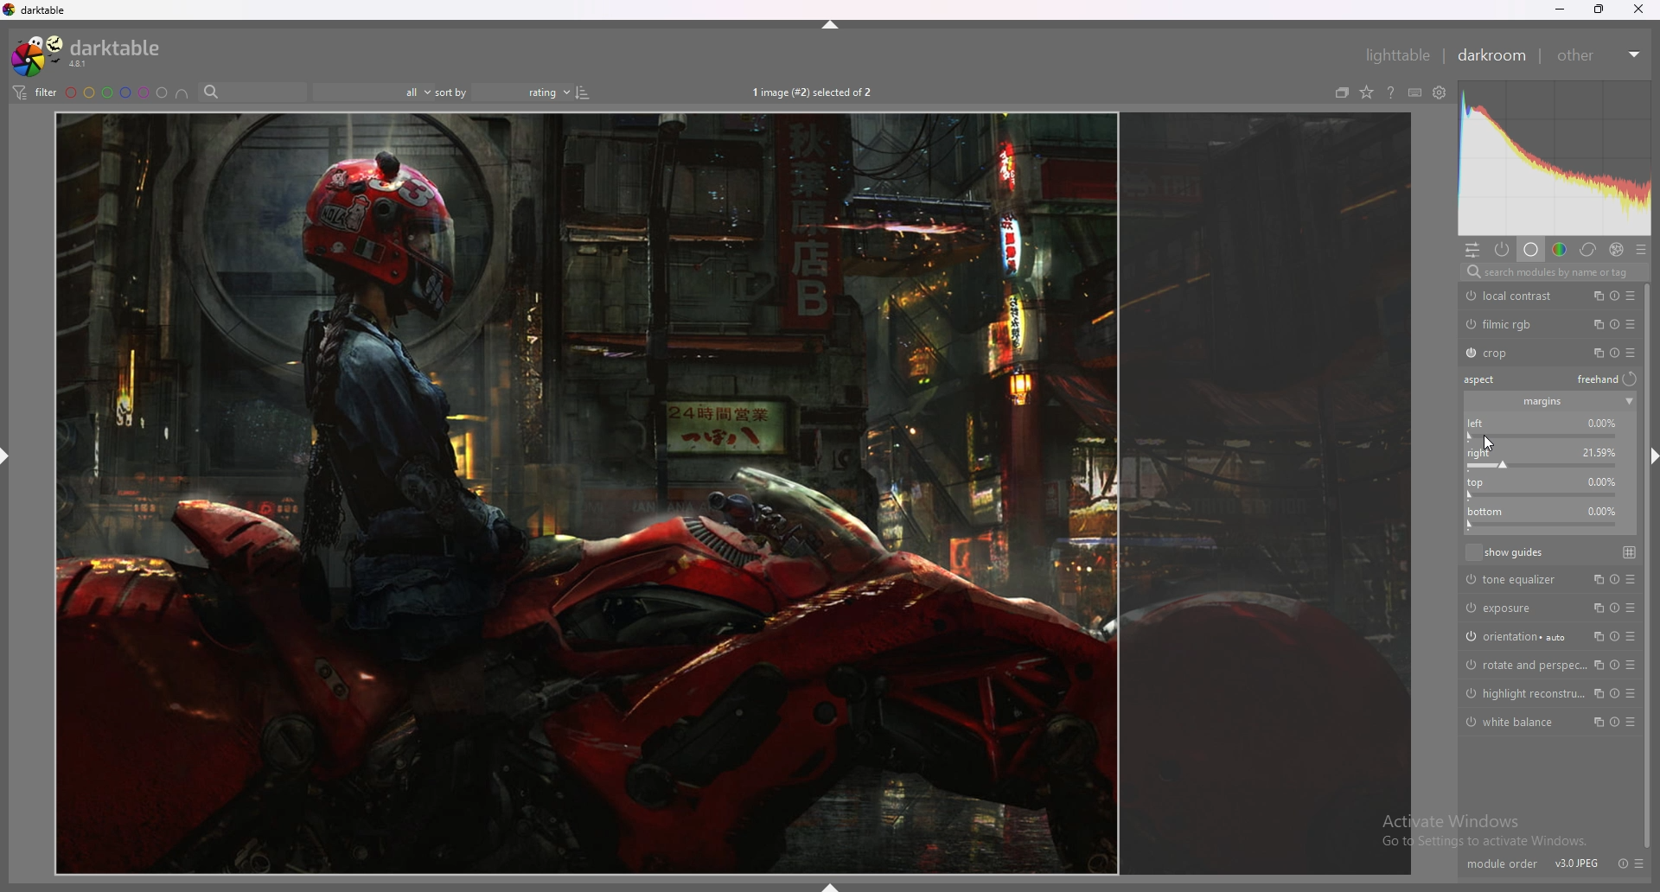 This screenshot has width=1660, height=892. I want to click on white balance, so click(1516, 722).